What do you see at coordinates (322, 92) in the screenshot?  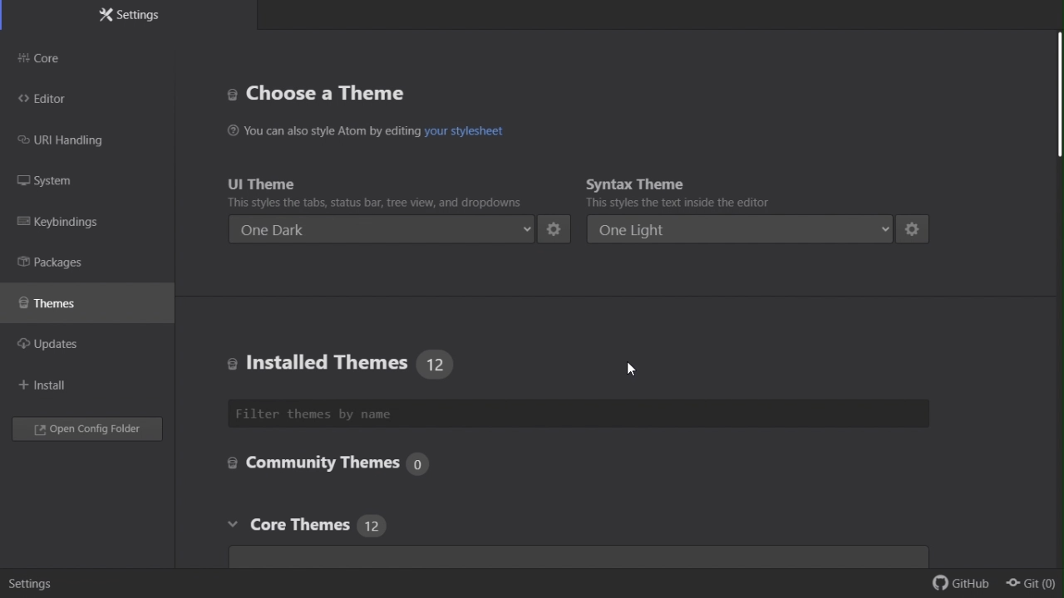 I see `Choose a thing` at bounding box center [322, 92].